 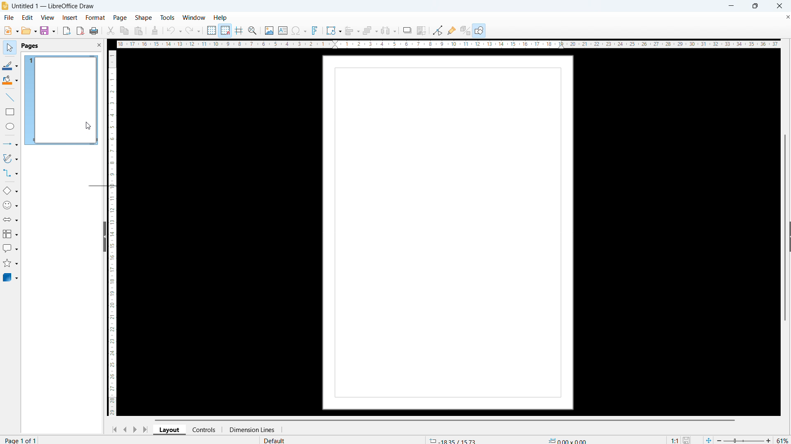 I want to click on export, so click(x=67, y=31).